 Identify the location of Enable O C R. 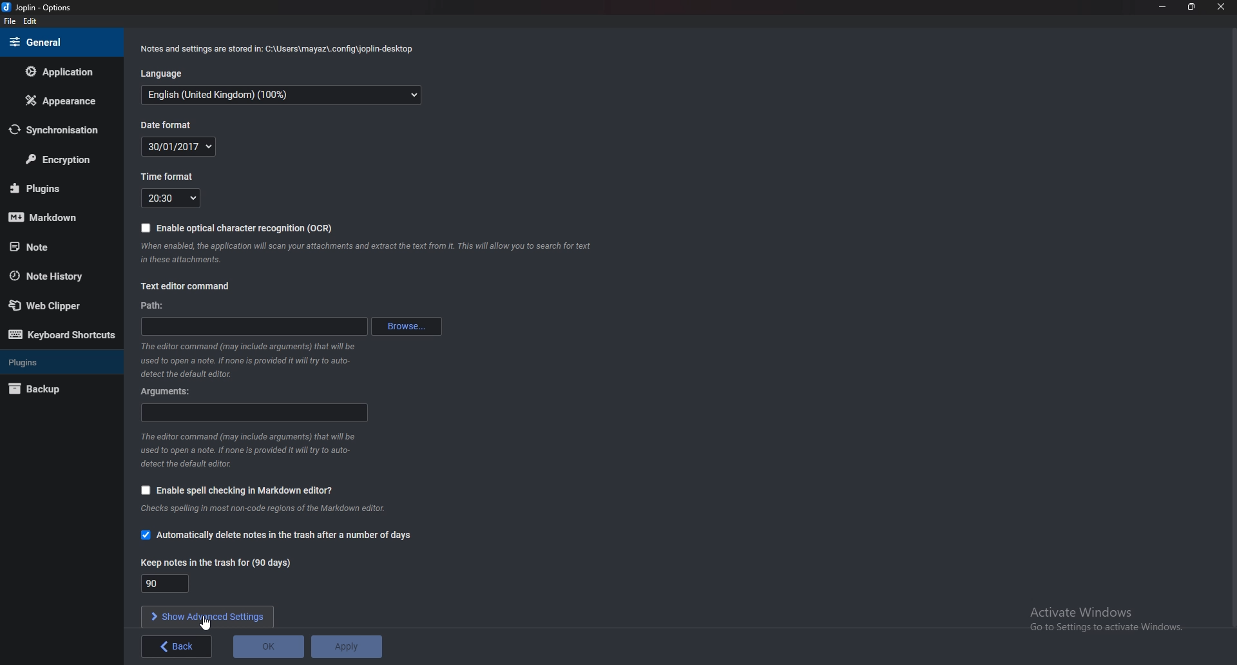
(239, 229).